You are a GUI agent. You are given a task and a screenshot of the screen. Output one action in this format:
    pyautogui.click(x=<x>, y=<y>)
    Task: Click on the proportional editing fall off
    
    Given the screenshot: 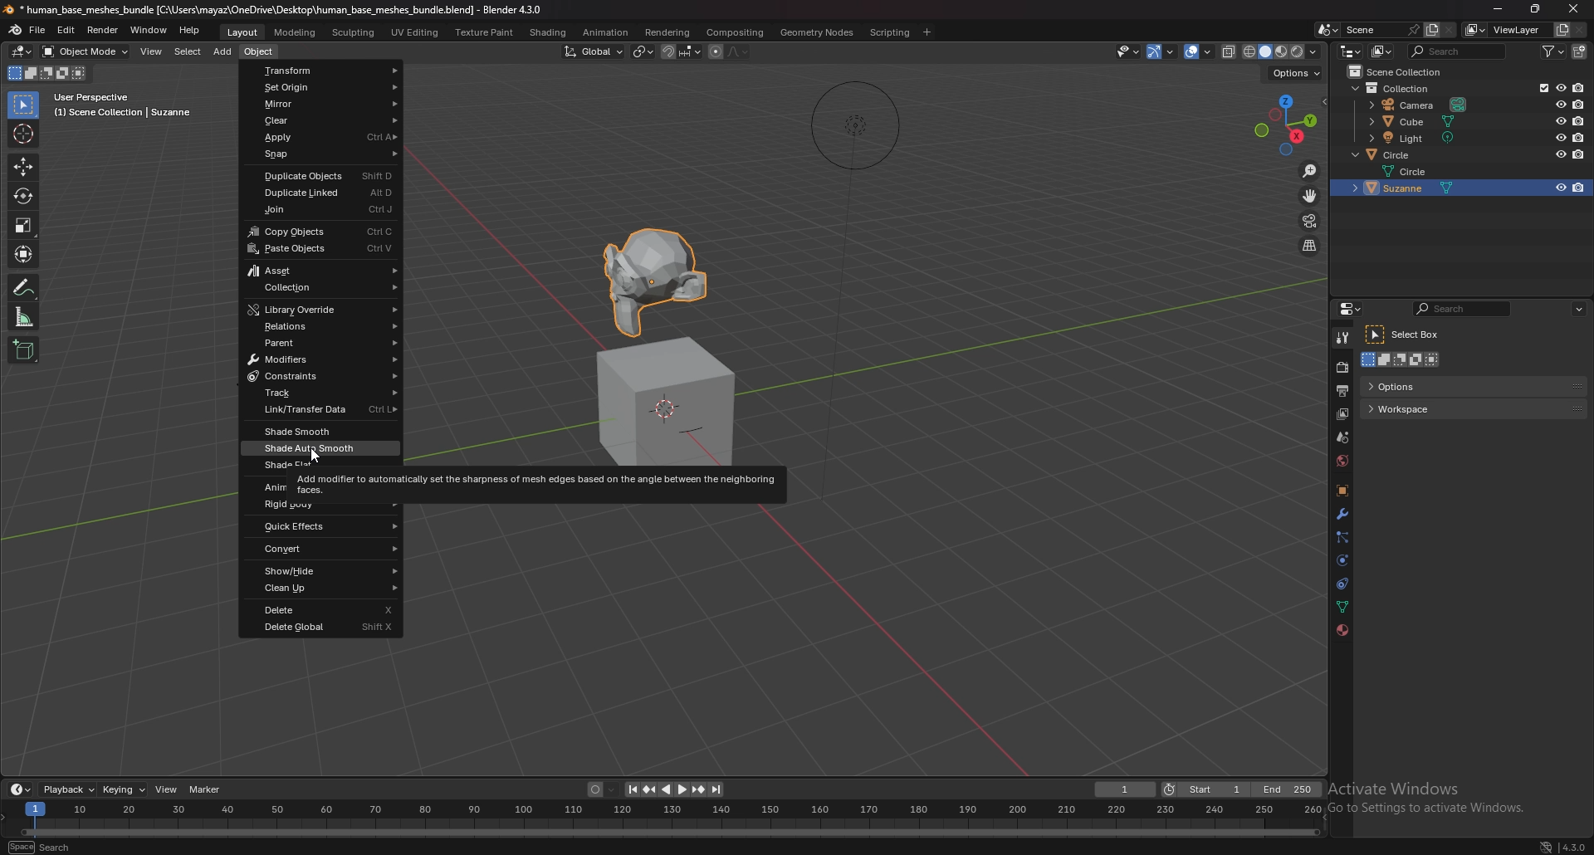 What is the action you would take?
    pyautogui.click(x=740, y=53)
    